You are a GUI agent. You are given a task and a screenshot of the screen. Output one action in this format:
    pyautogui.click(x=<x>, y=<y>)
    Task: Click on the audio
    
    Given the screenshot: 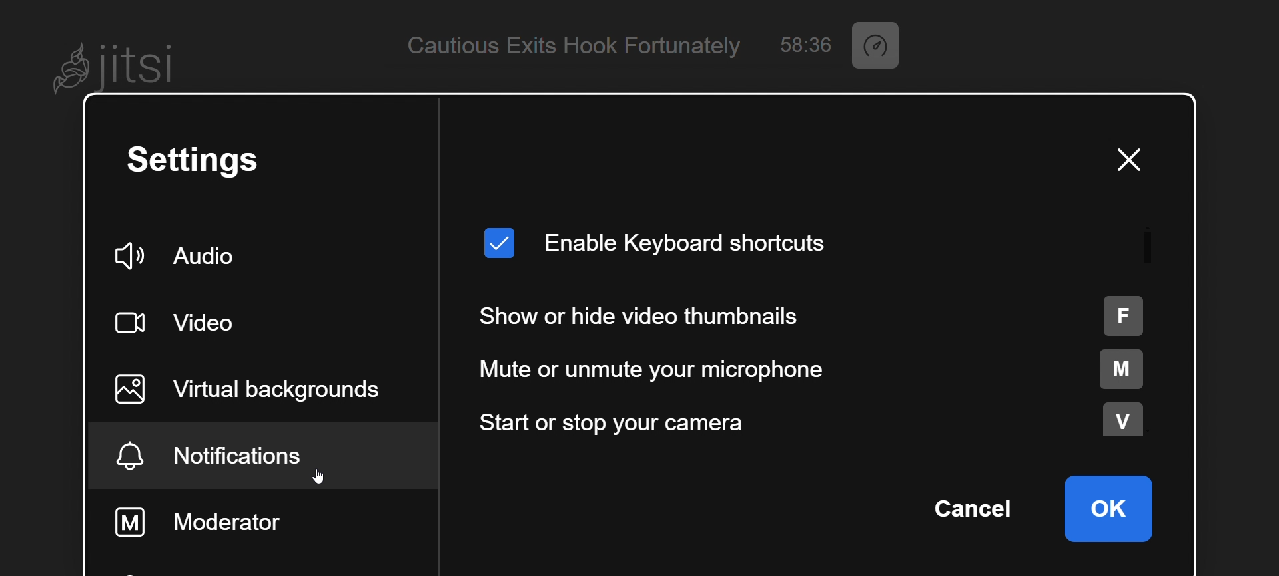 What is the action you would take?
    pyautogui.click(x=184, y=251)
    